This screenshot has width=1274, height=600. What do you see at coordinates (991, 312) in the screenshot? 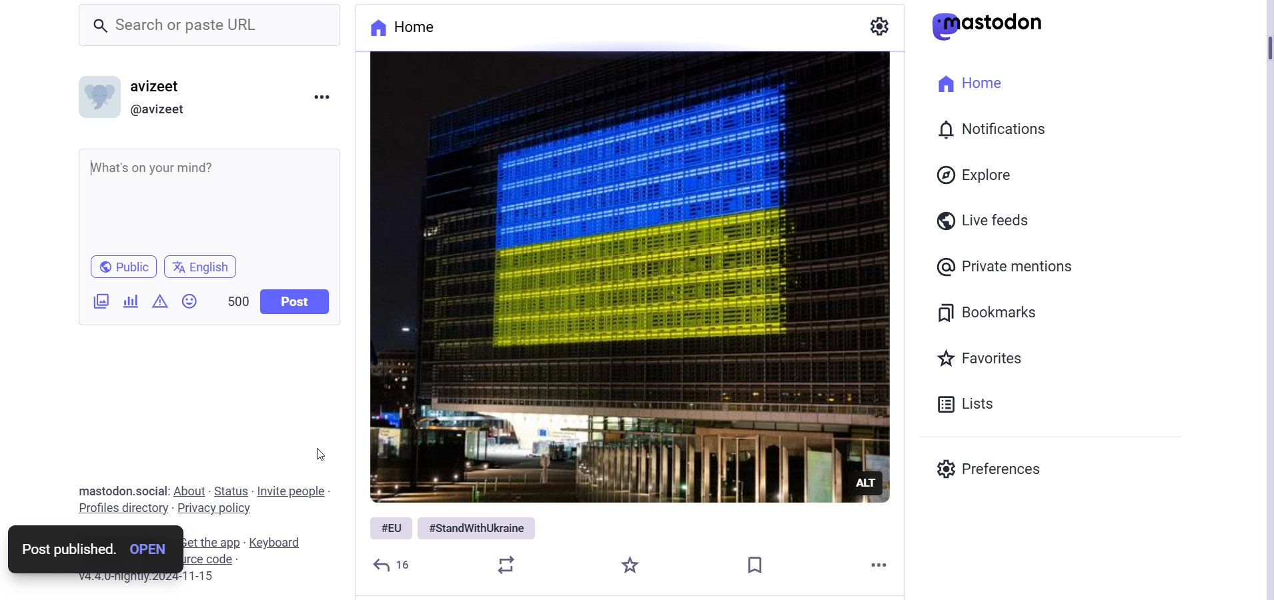
I see `Bookmarks` at bounding box center [991, 312].